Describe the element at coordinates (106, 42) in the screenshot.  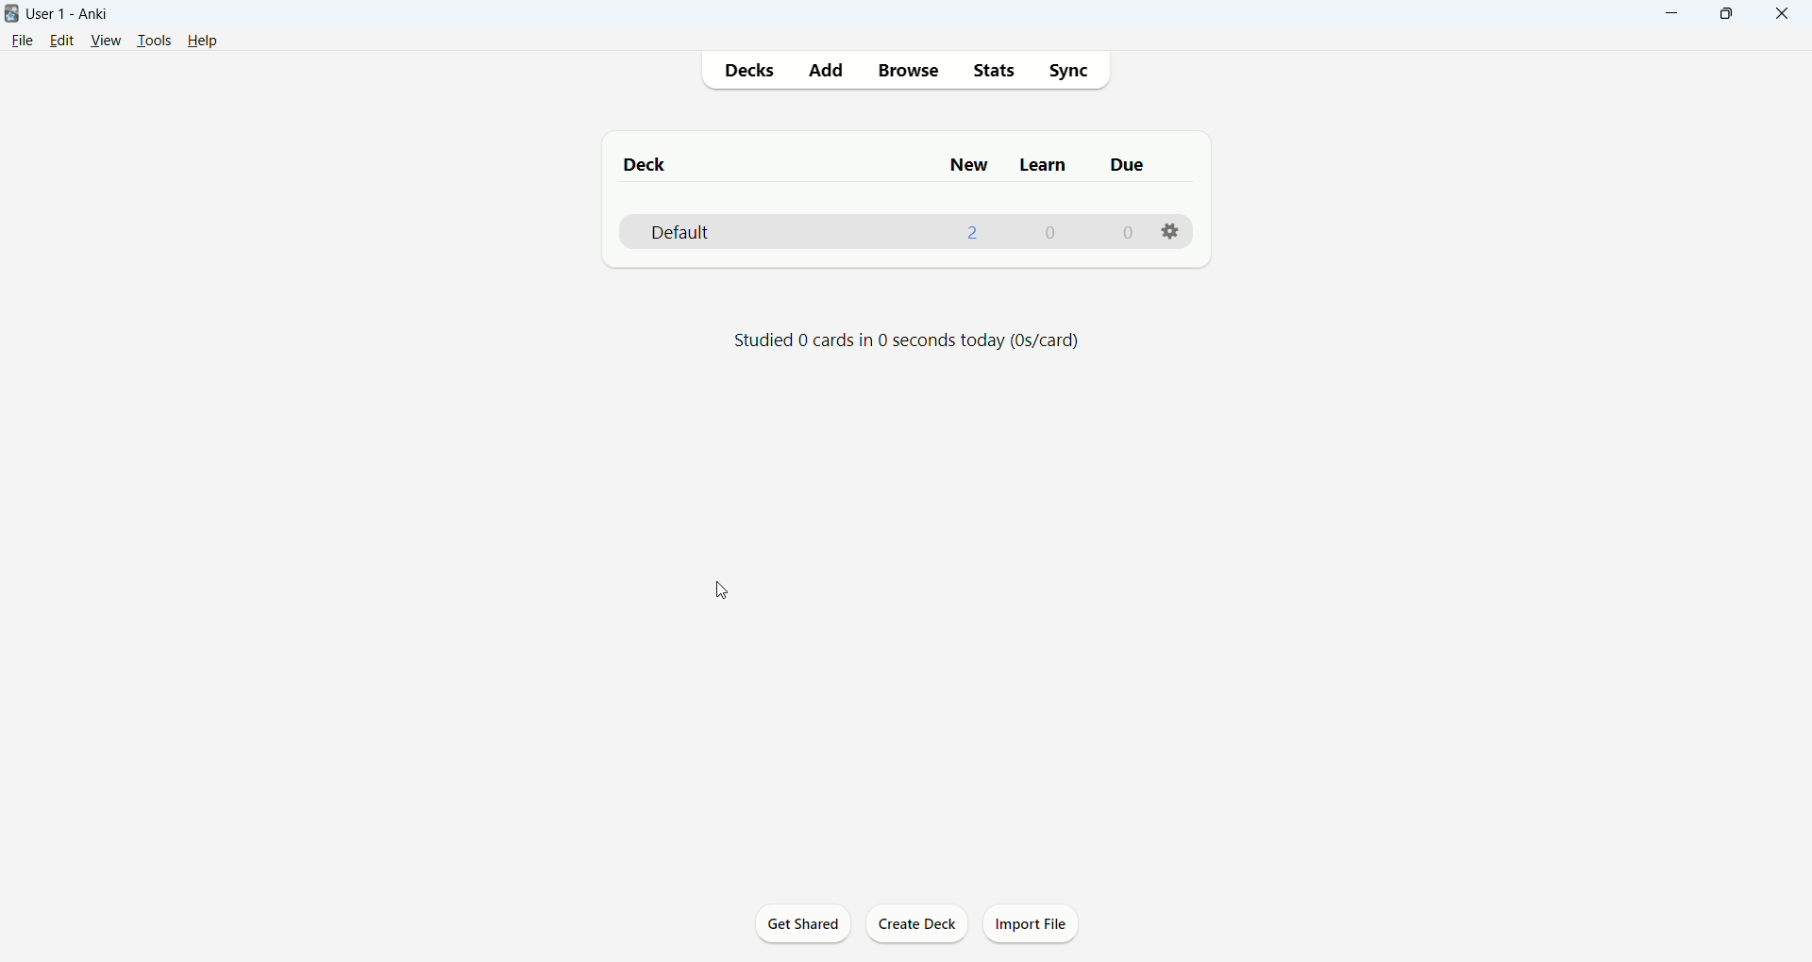
I see `view` at that location.